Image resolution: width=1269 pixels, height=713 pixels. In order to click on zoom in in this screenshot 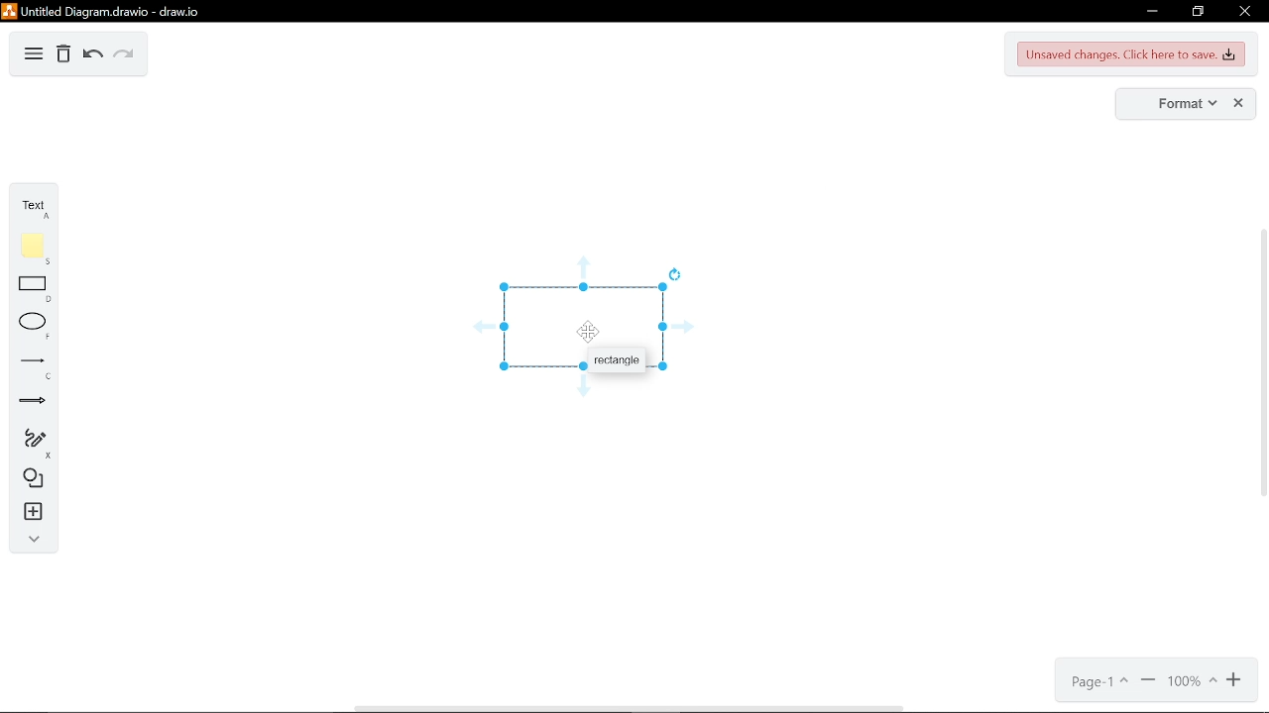, I will do `click(1236, 680)`.